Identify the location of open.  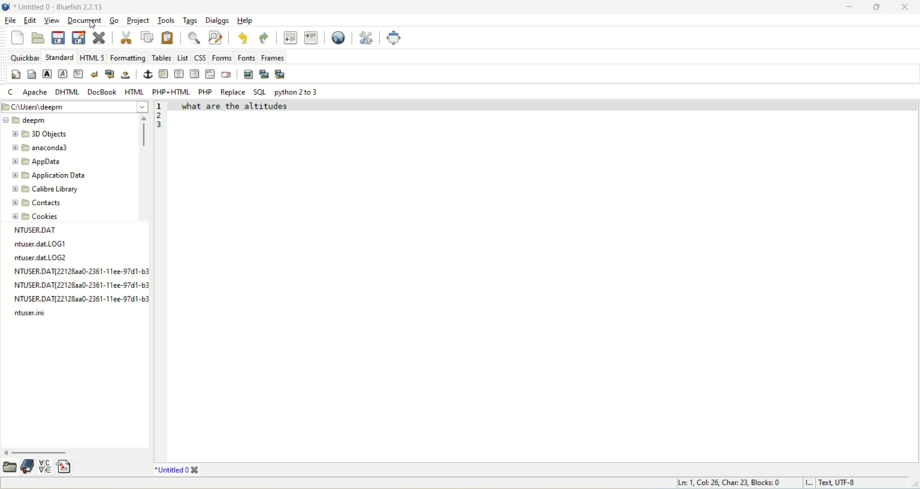
(11, 467).